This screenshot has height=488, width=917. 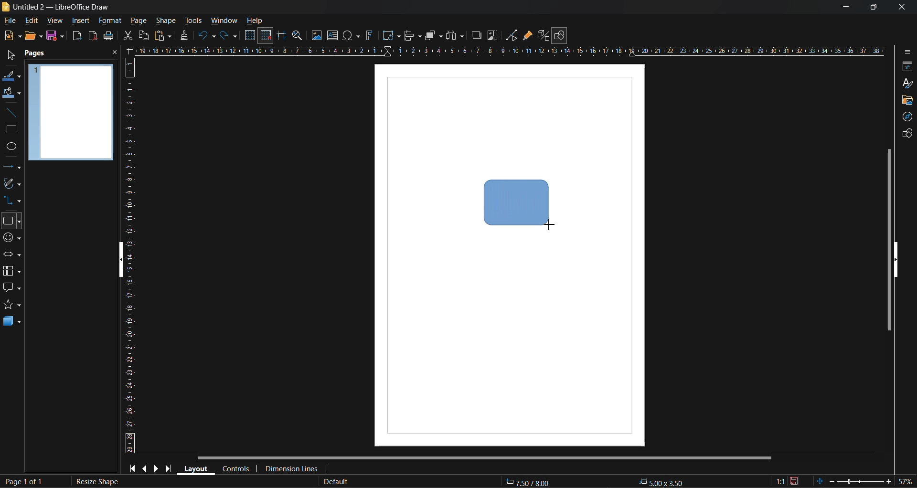 What do you see at coordinates (266, 36) in the screenshot?
I see `snap to grid` at bounding box center [266, 36].